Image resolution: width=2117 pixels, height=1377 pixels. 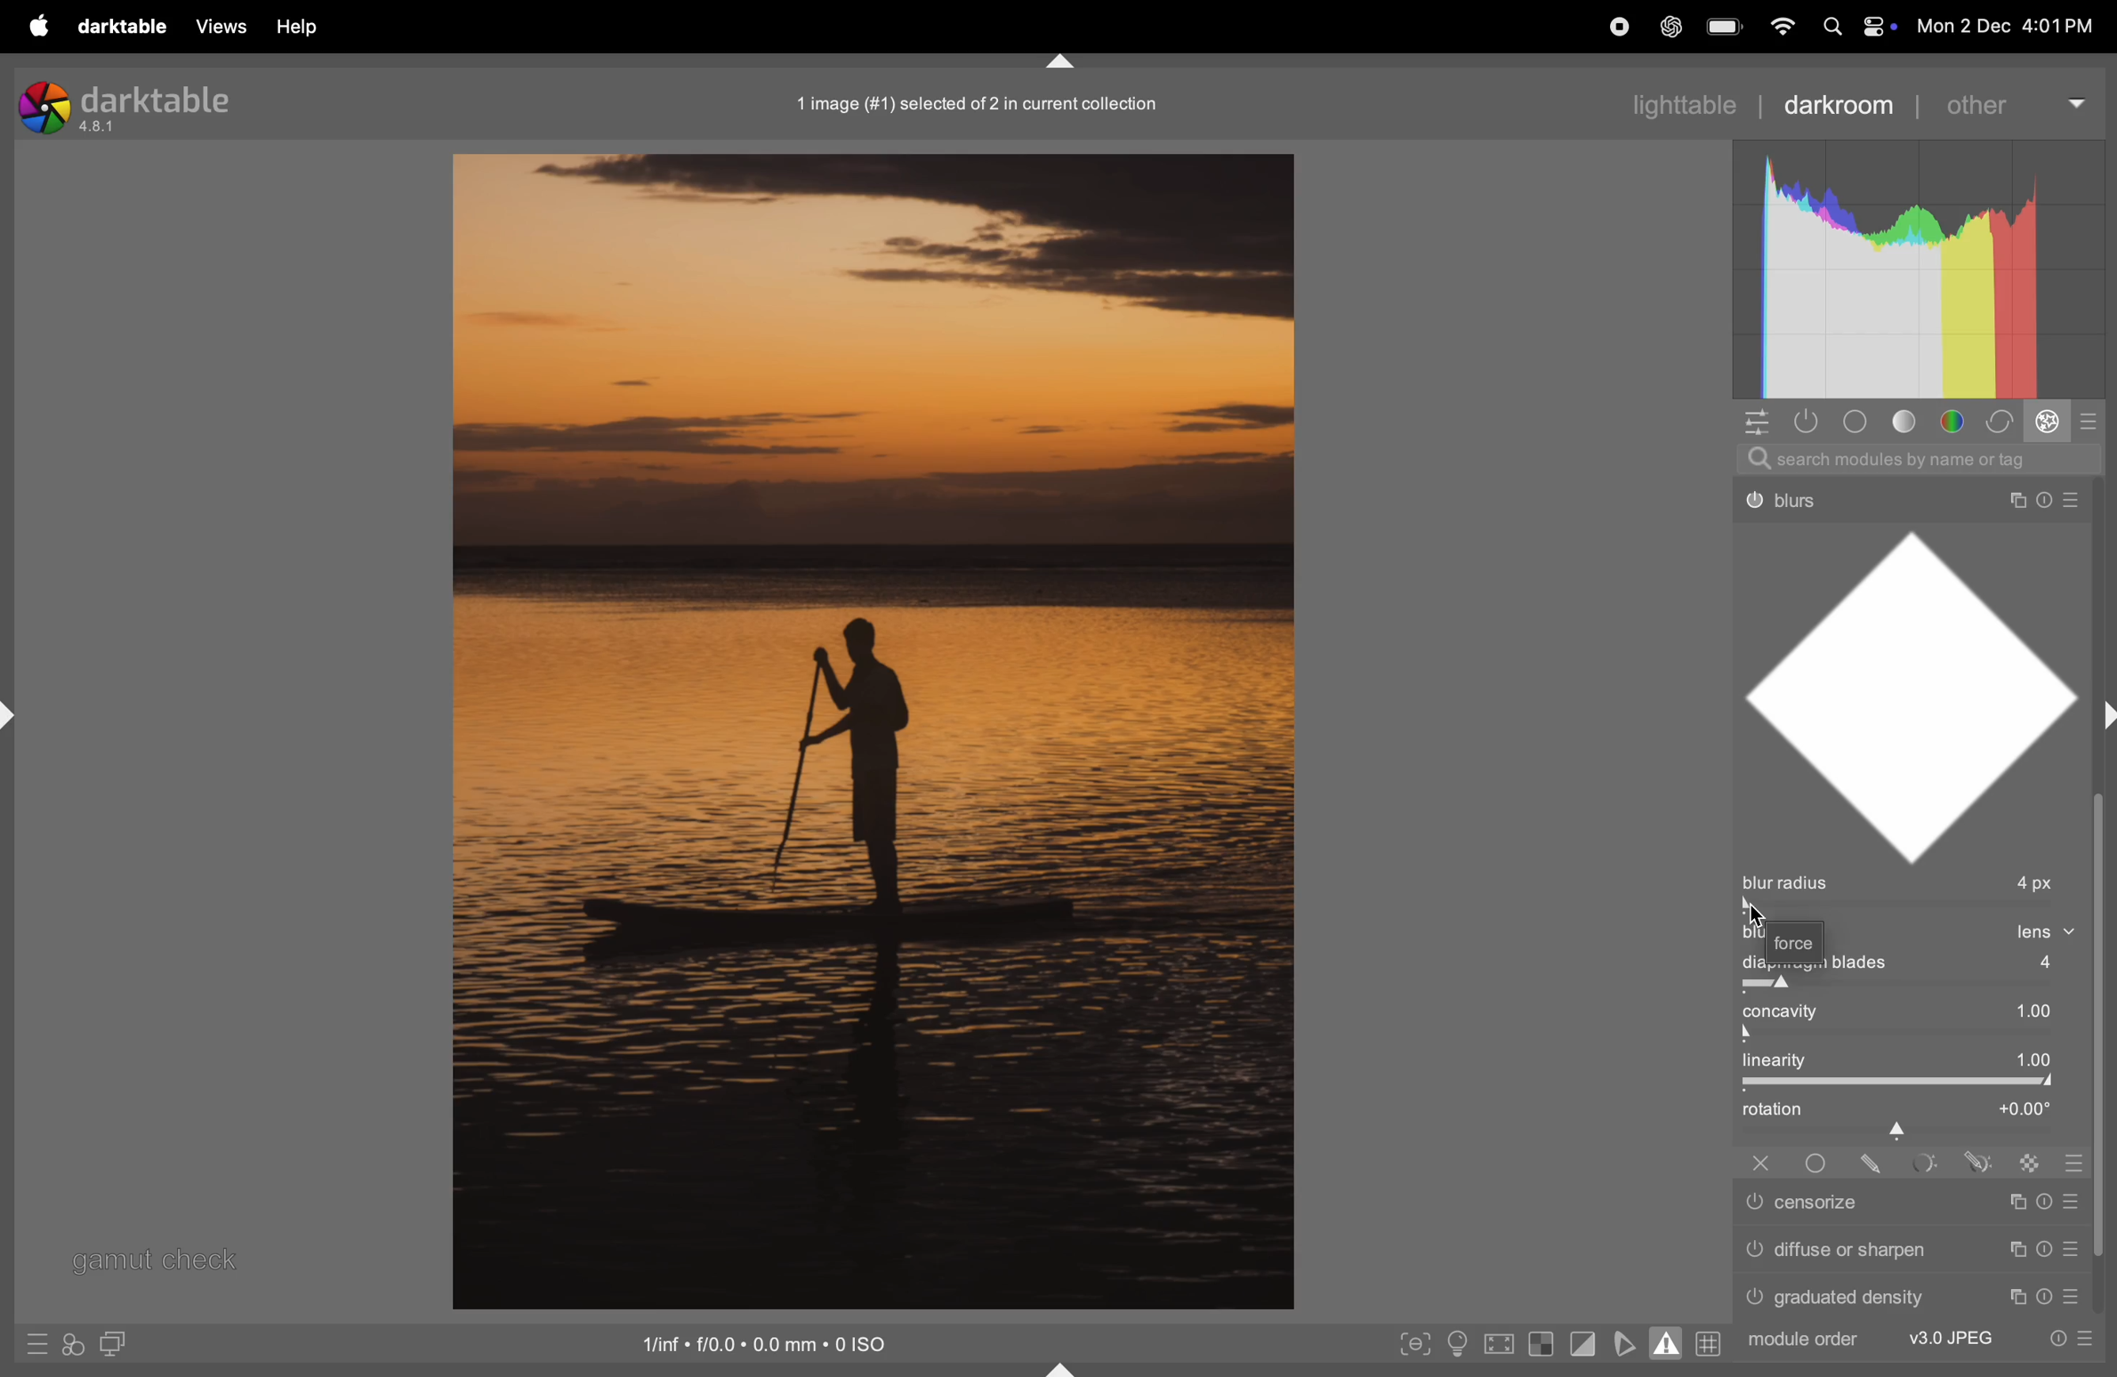 I want to click on darktable version, so click(x=124, y=105).